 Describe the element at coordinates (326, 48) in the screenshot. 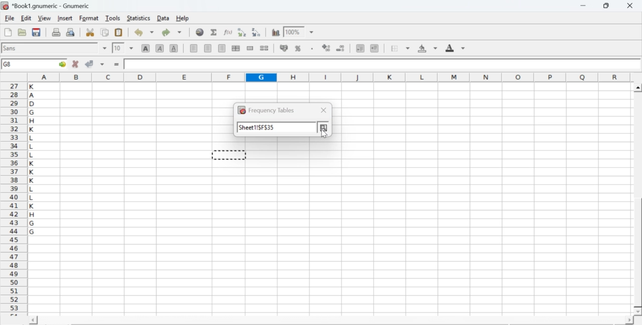

I see `decrease number of decimals displayed` at that location.